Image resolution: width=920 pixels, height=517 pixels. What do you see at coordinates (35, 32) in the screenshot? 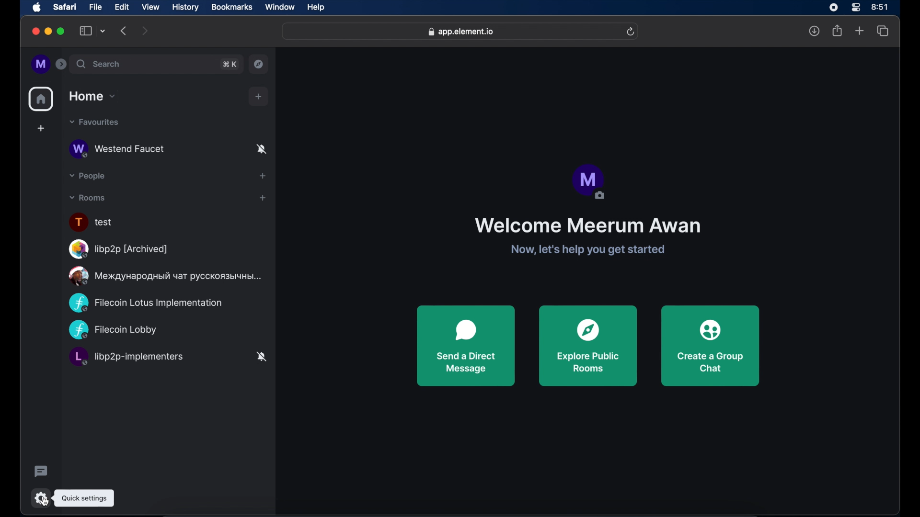
I see `close` at bounding box center [35, 32].